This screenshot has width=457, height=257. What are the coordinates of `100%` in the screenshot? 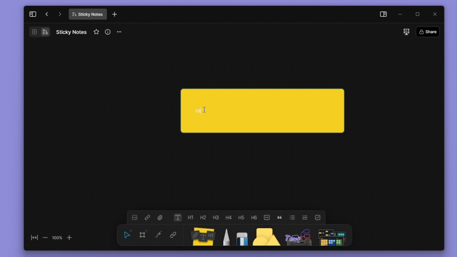 It's located at (57, 236).